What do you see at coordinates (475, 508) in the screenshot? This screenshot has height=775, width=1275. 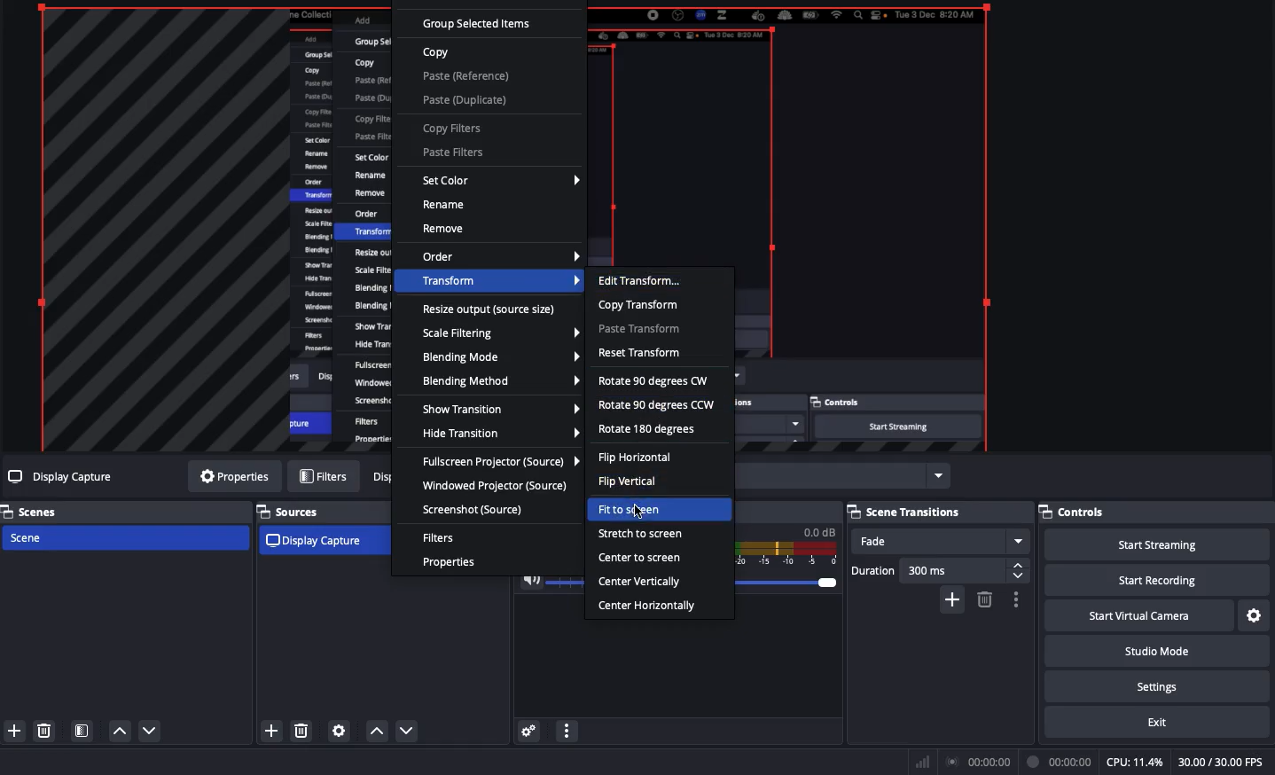 I see `Screenshot` at bounding box center [475, 508].